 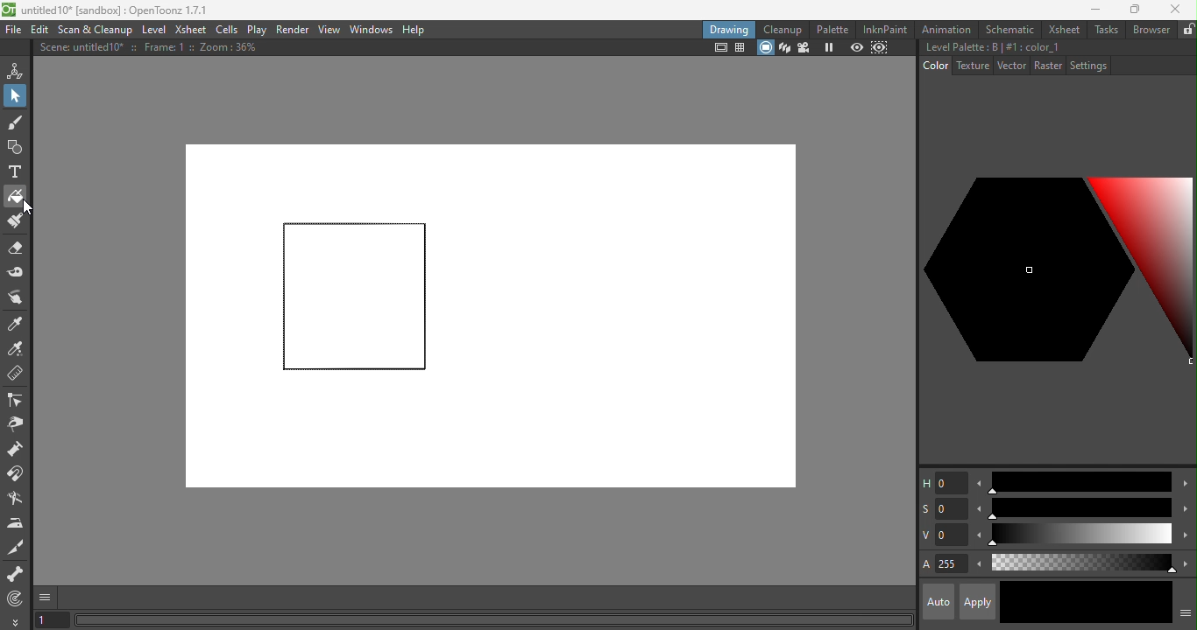 What do you see at coordinates (490, 318) in the screenshot?
I see `Canvas` at bounding box center [490, 318].